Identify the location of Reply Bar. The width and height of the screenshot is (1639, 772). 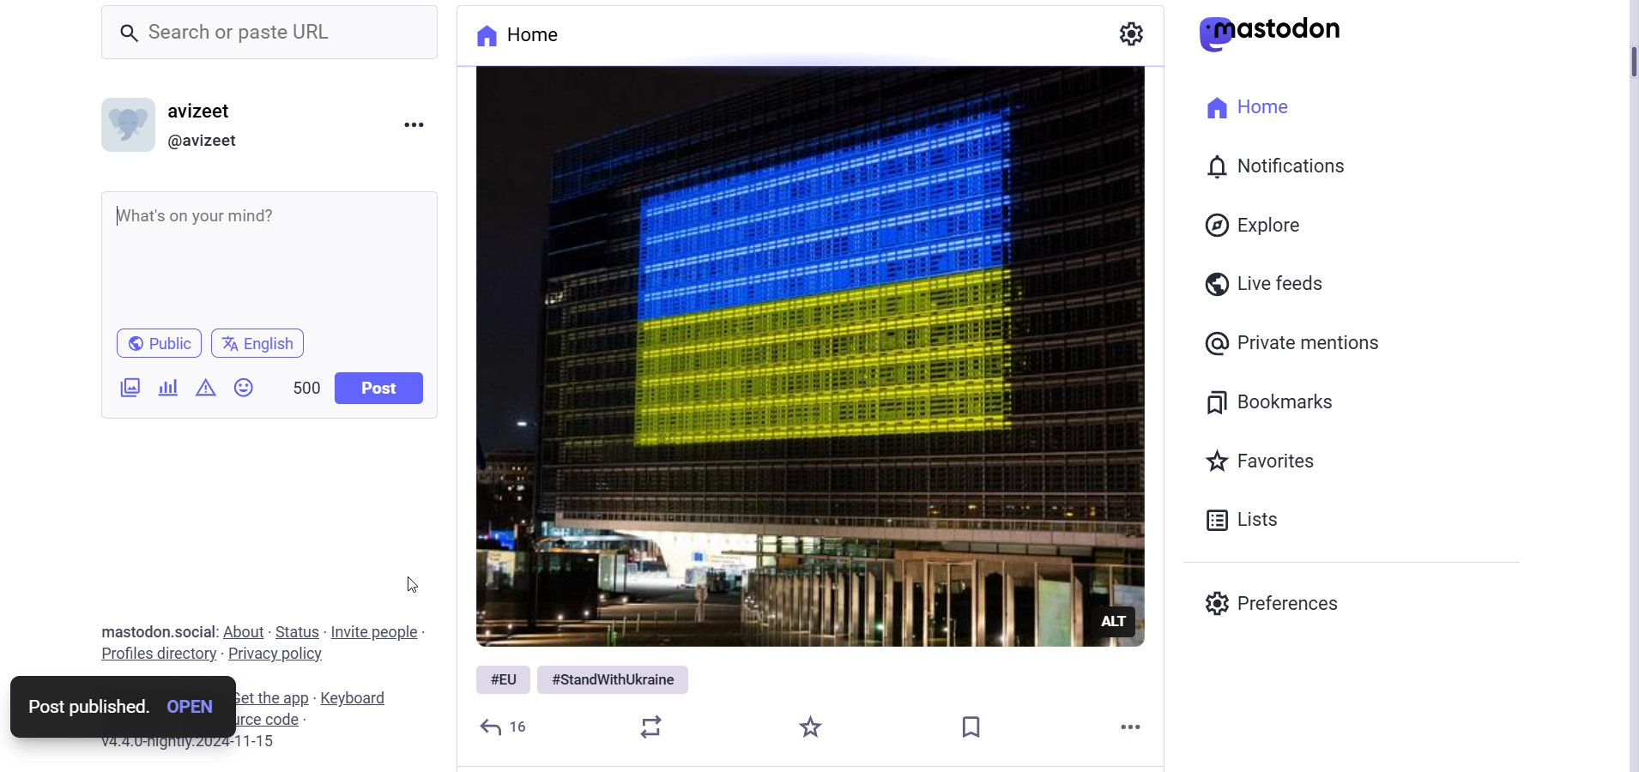
(277, 252).